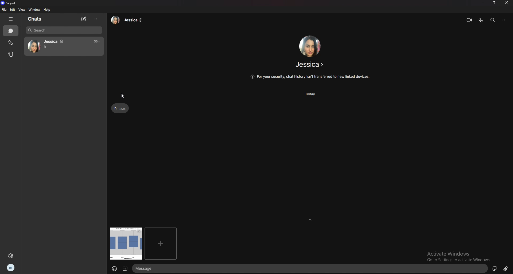 The image size is (513, 274). What do you see at coordinates (468, 21) in the screenshot?
I see `video call` at bounding box center [468, 21].